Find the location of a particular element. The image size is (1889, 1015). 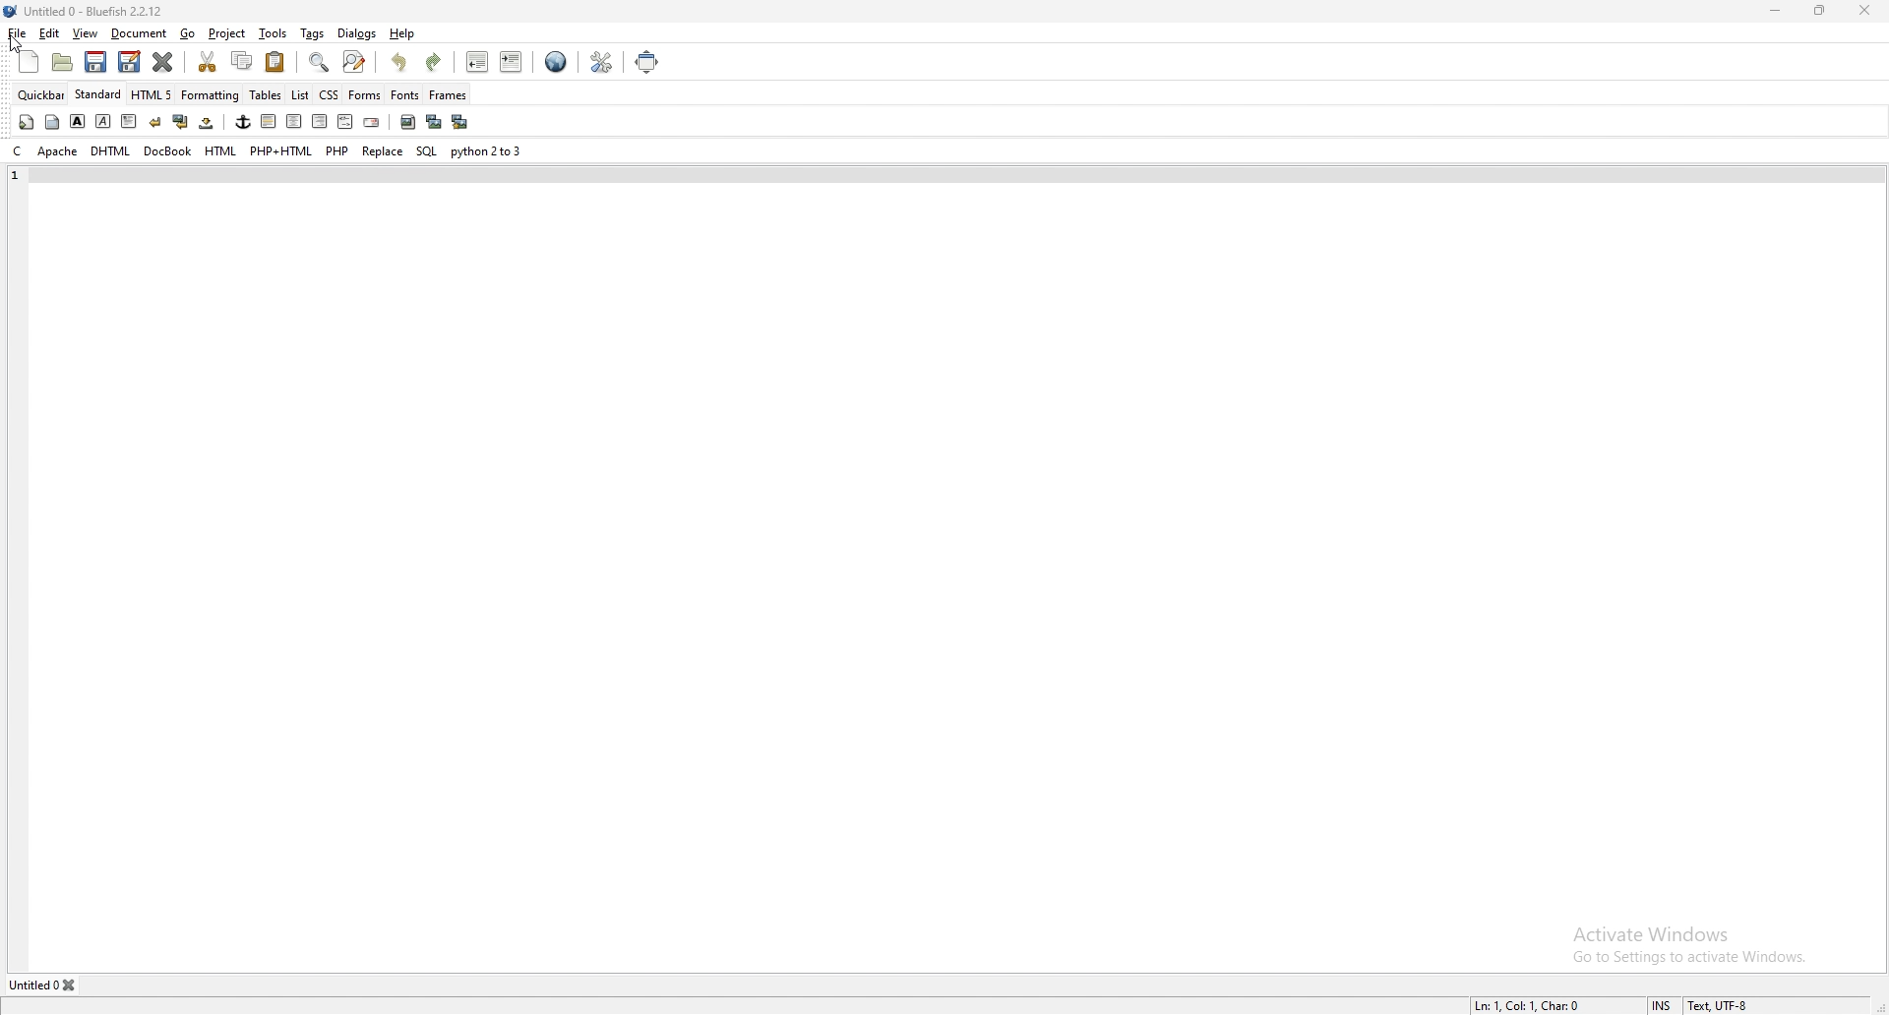

quick bar is located at coordinates (42, 95).